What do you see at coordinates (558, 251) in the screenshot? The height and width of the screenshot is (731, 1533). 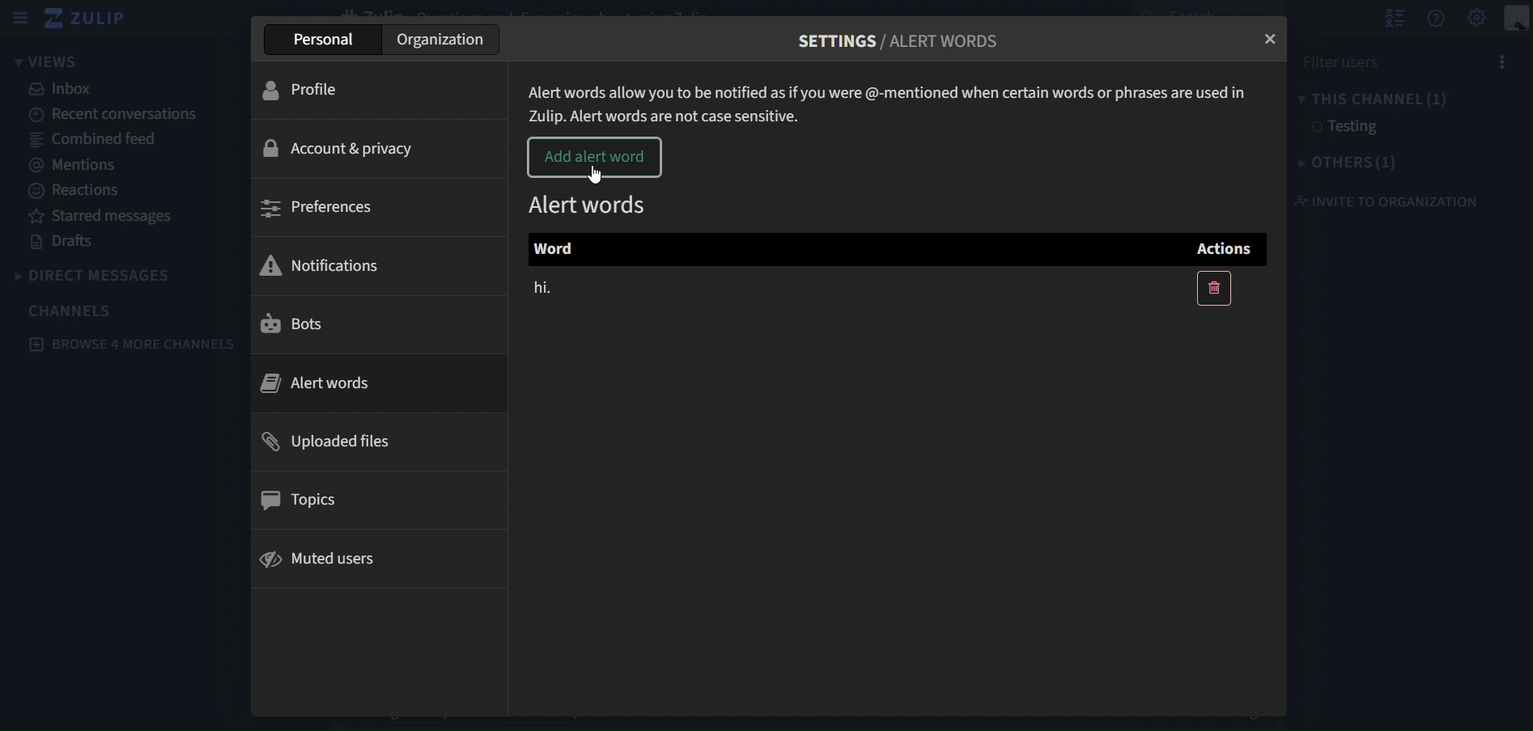 I see `Word` at bounding box center [558, 251].